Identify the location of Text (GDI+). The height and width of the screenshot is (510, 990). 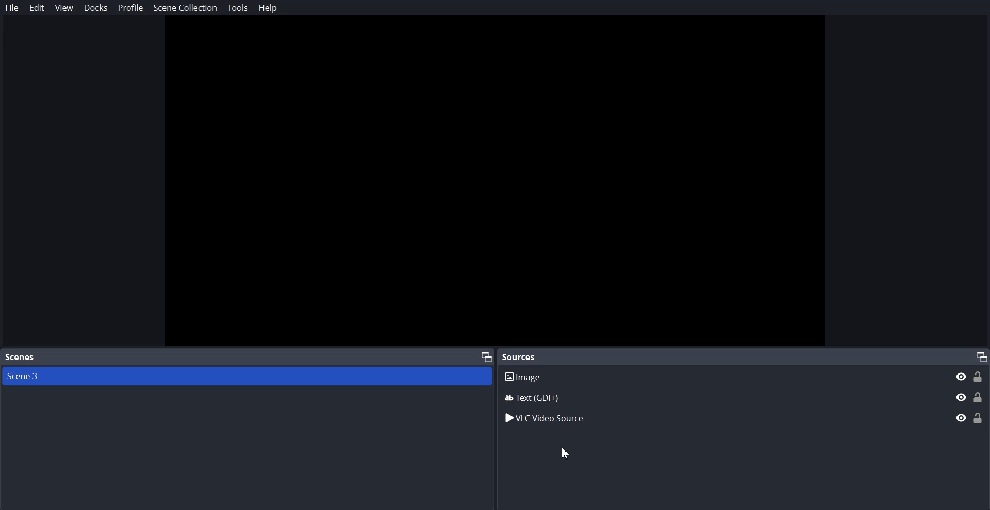
(744, 397).